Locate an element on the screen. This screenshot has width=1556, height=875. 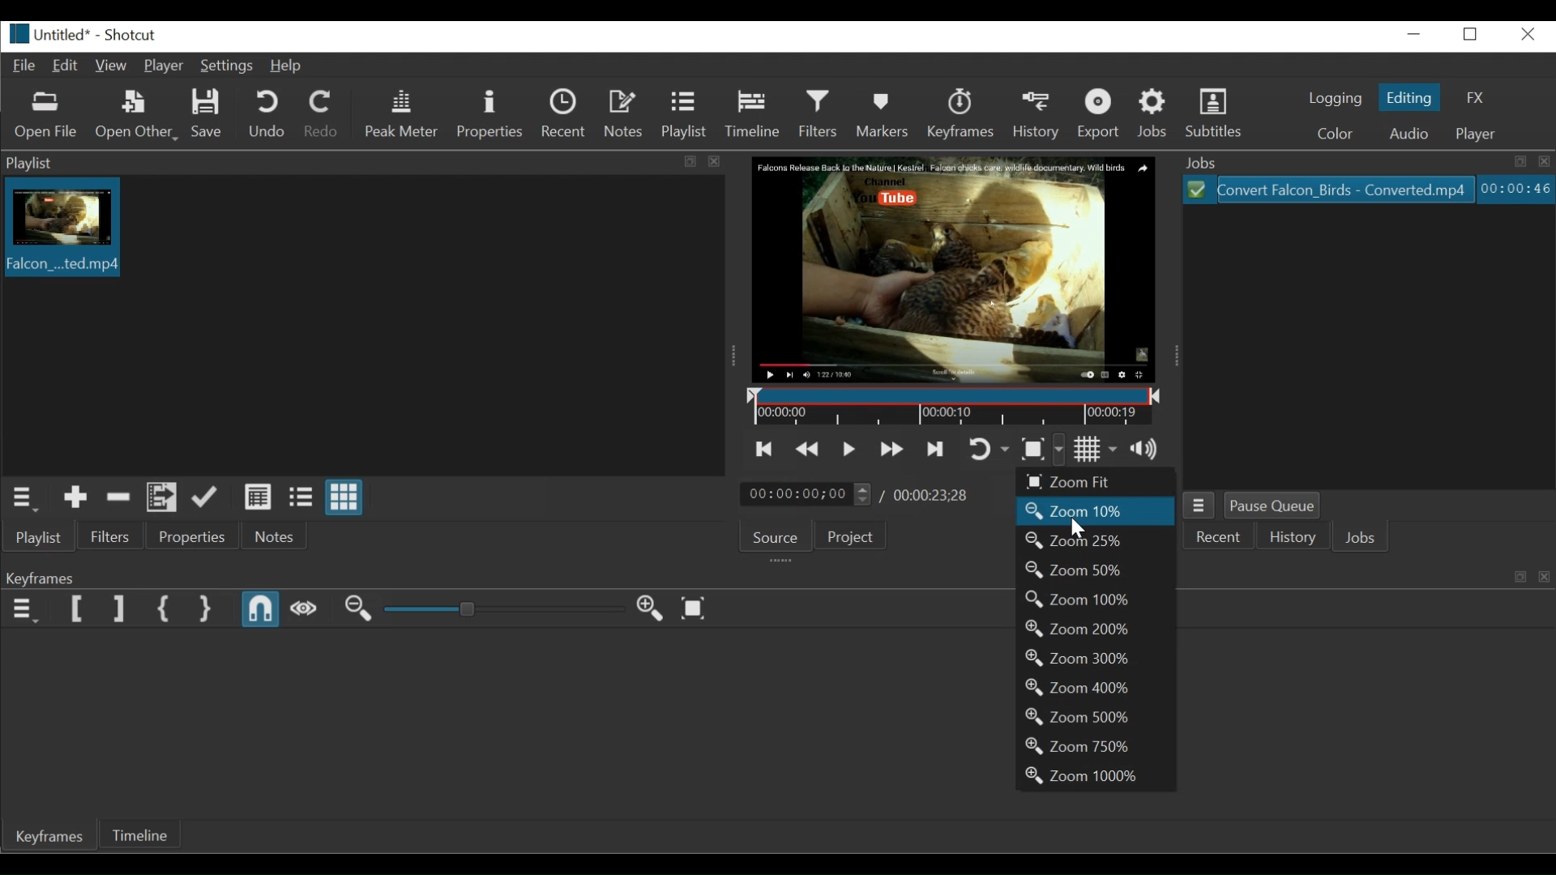
Open File is located at coordinates (47, 116).